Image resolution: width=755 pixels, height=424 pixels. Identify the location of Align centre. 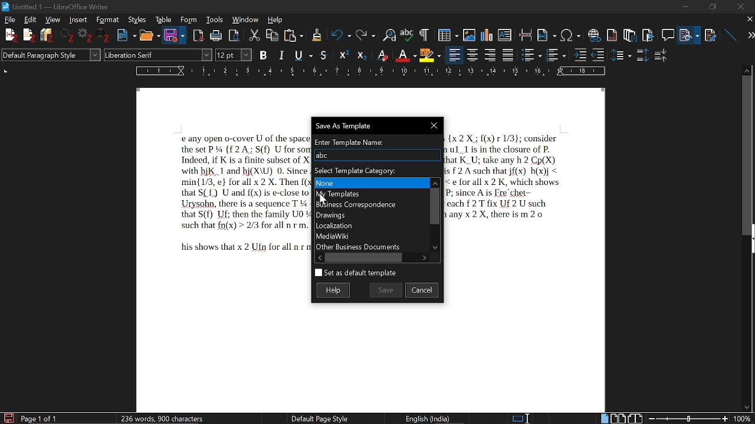
(474, 54).